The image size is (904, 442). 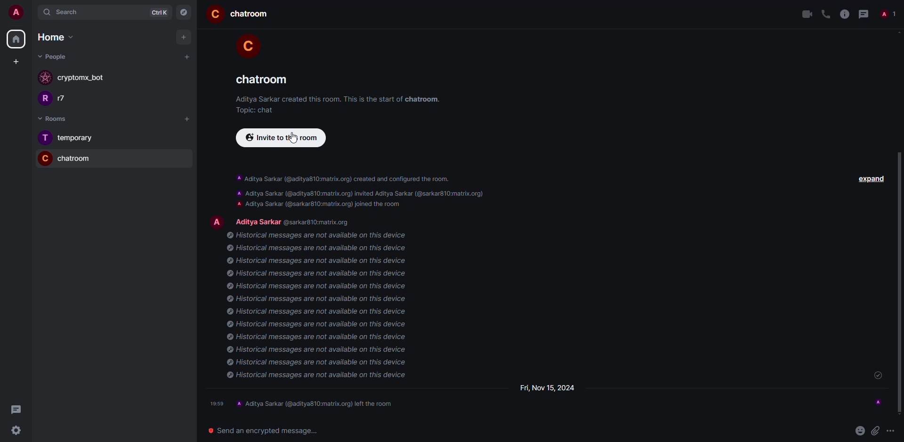 I want to click on profile, so click(x=246, y=44).